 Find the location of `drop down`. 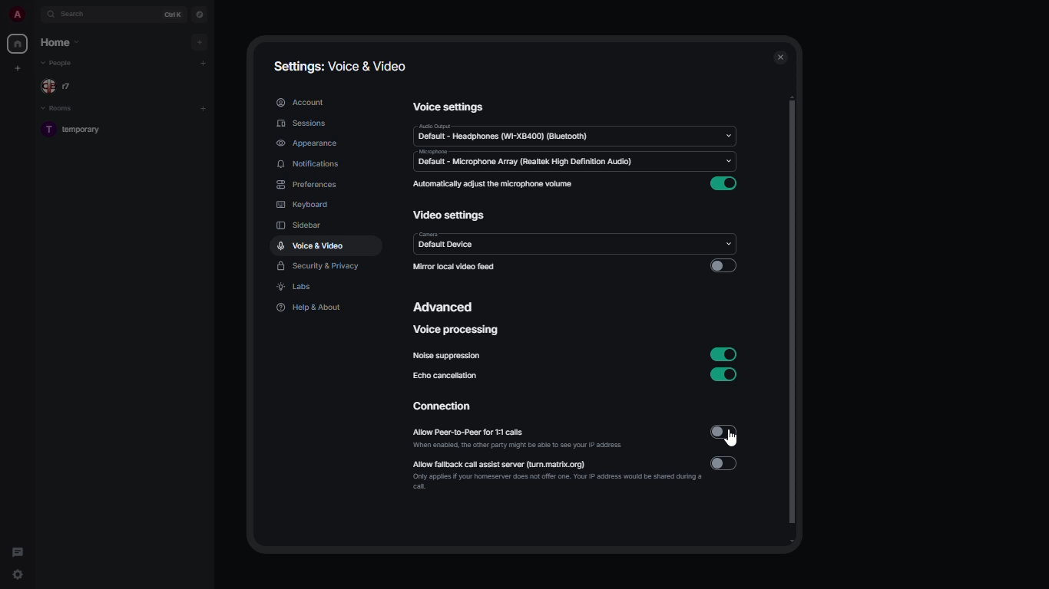

drop down is located at coordinates (729, 240).